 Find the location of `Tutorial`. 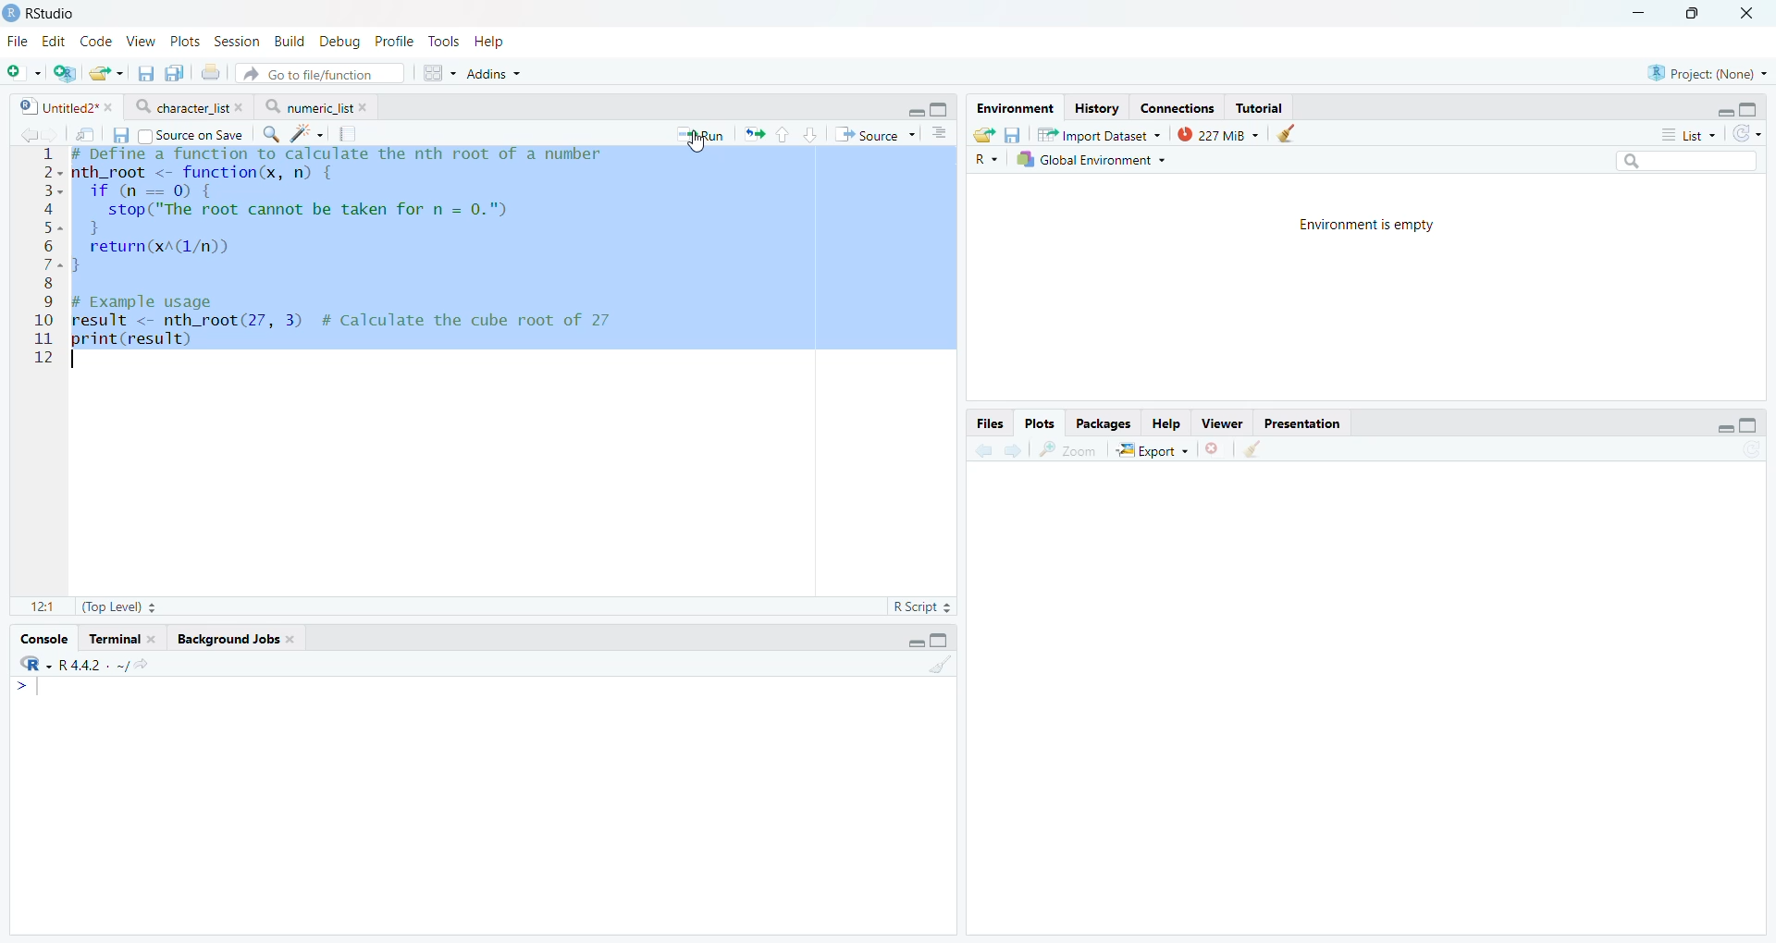

Tutorial is located at coordinates (1259, 107).